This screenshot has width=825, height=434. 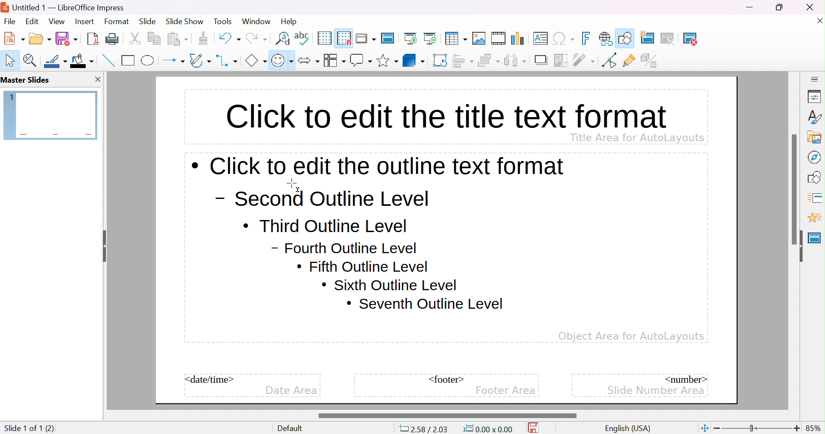 I want to click on insert line, so click(x=107, y=60).